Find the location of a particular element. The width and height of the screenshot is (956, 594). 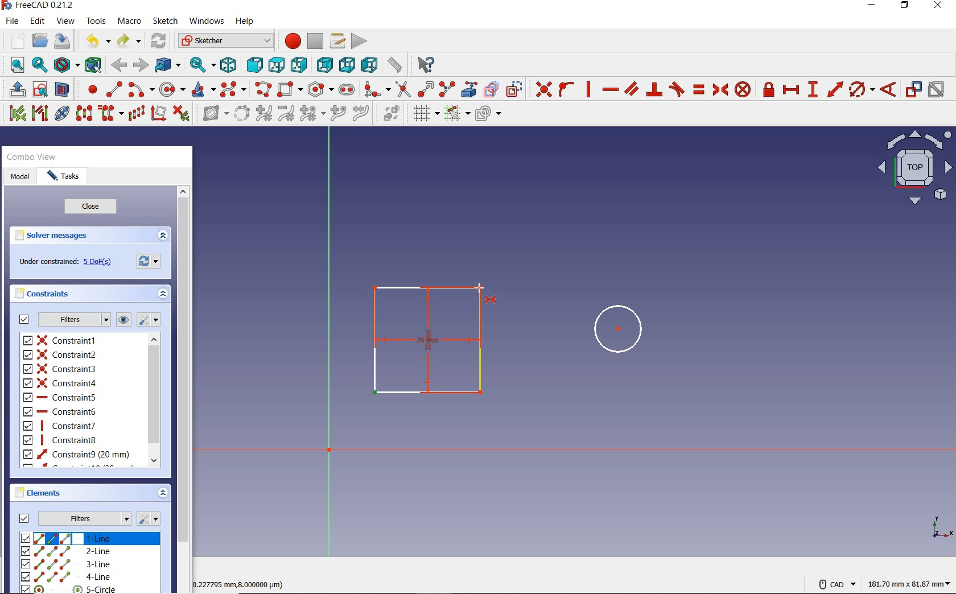

view section is located at coordinates (63, 88).